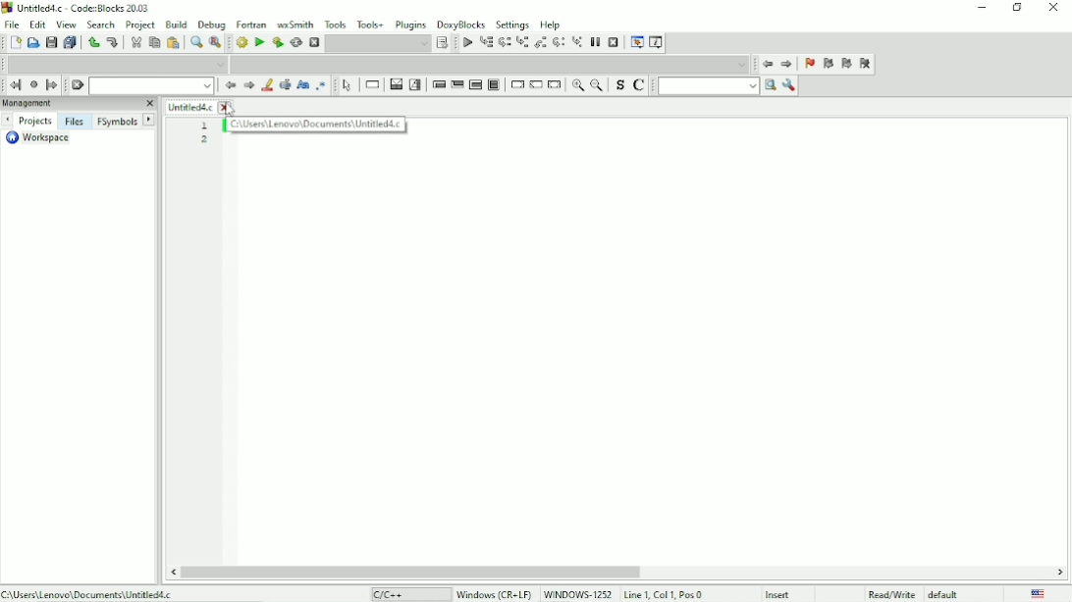 This screenshot has height=602, width=1072. What do you see at coordinates (456, 85) in the screenshot?
I see `Exit condition loop` at bounding box center [456, 85].